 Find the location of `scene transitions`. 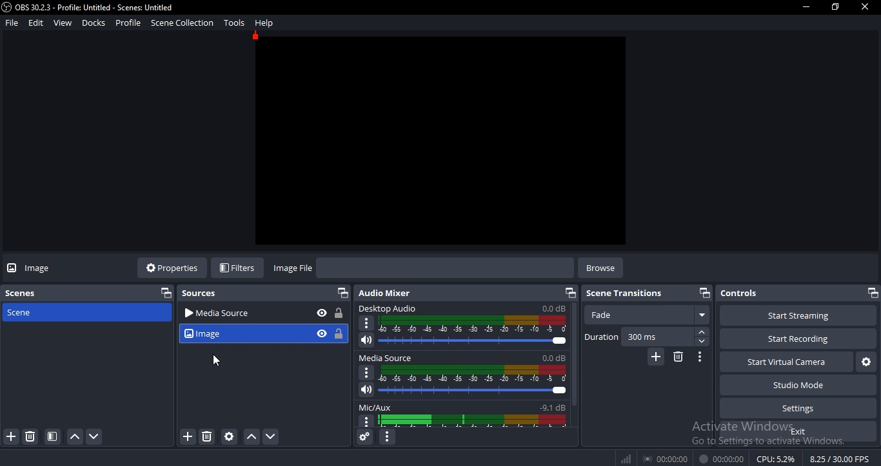

scene transitions is located at coordinates (625, 294).